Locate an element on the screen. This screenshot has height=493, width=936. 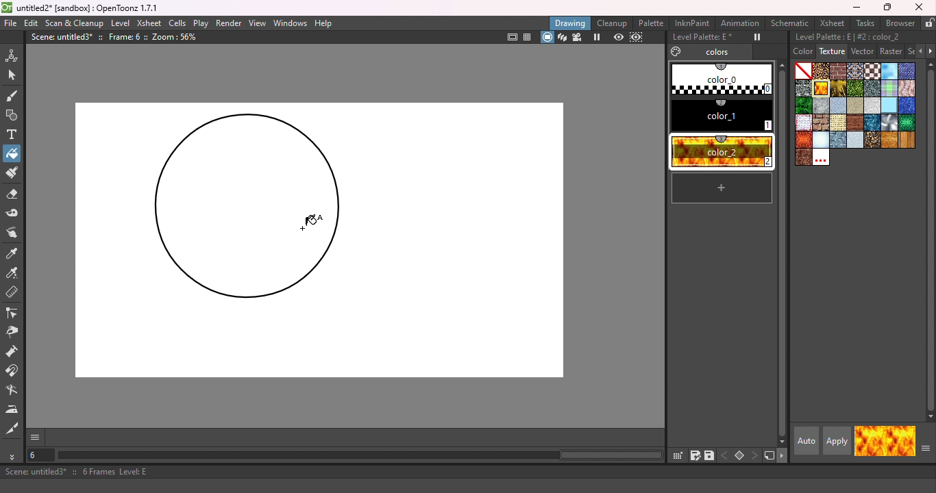
snakeskinred.bmp is located at coordinates (803, 140).